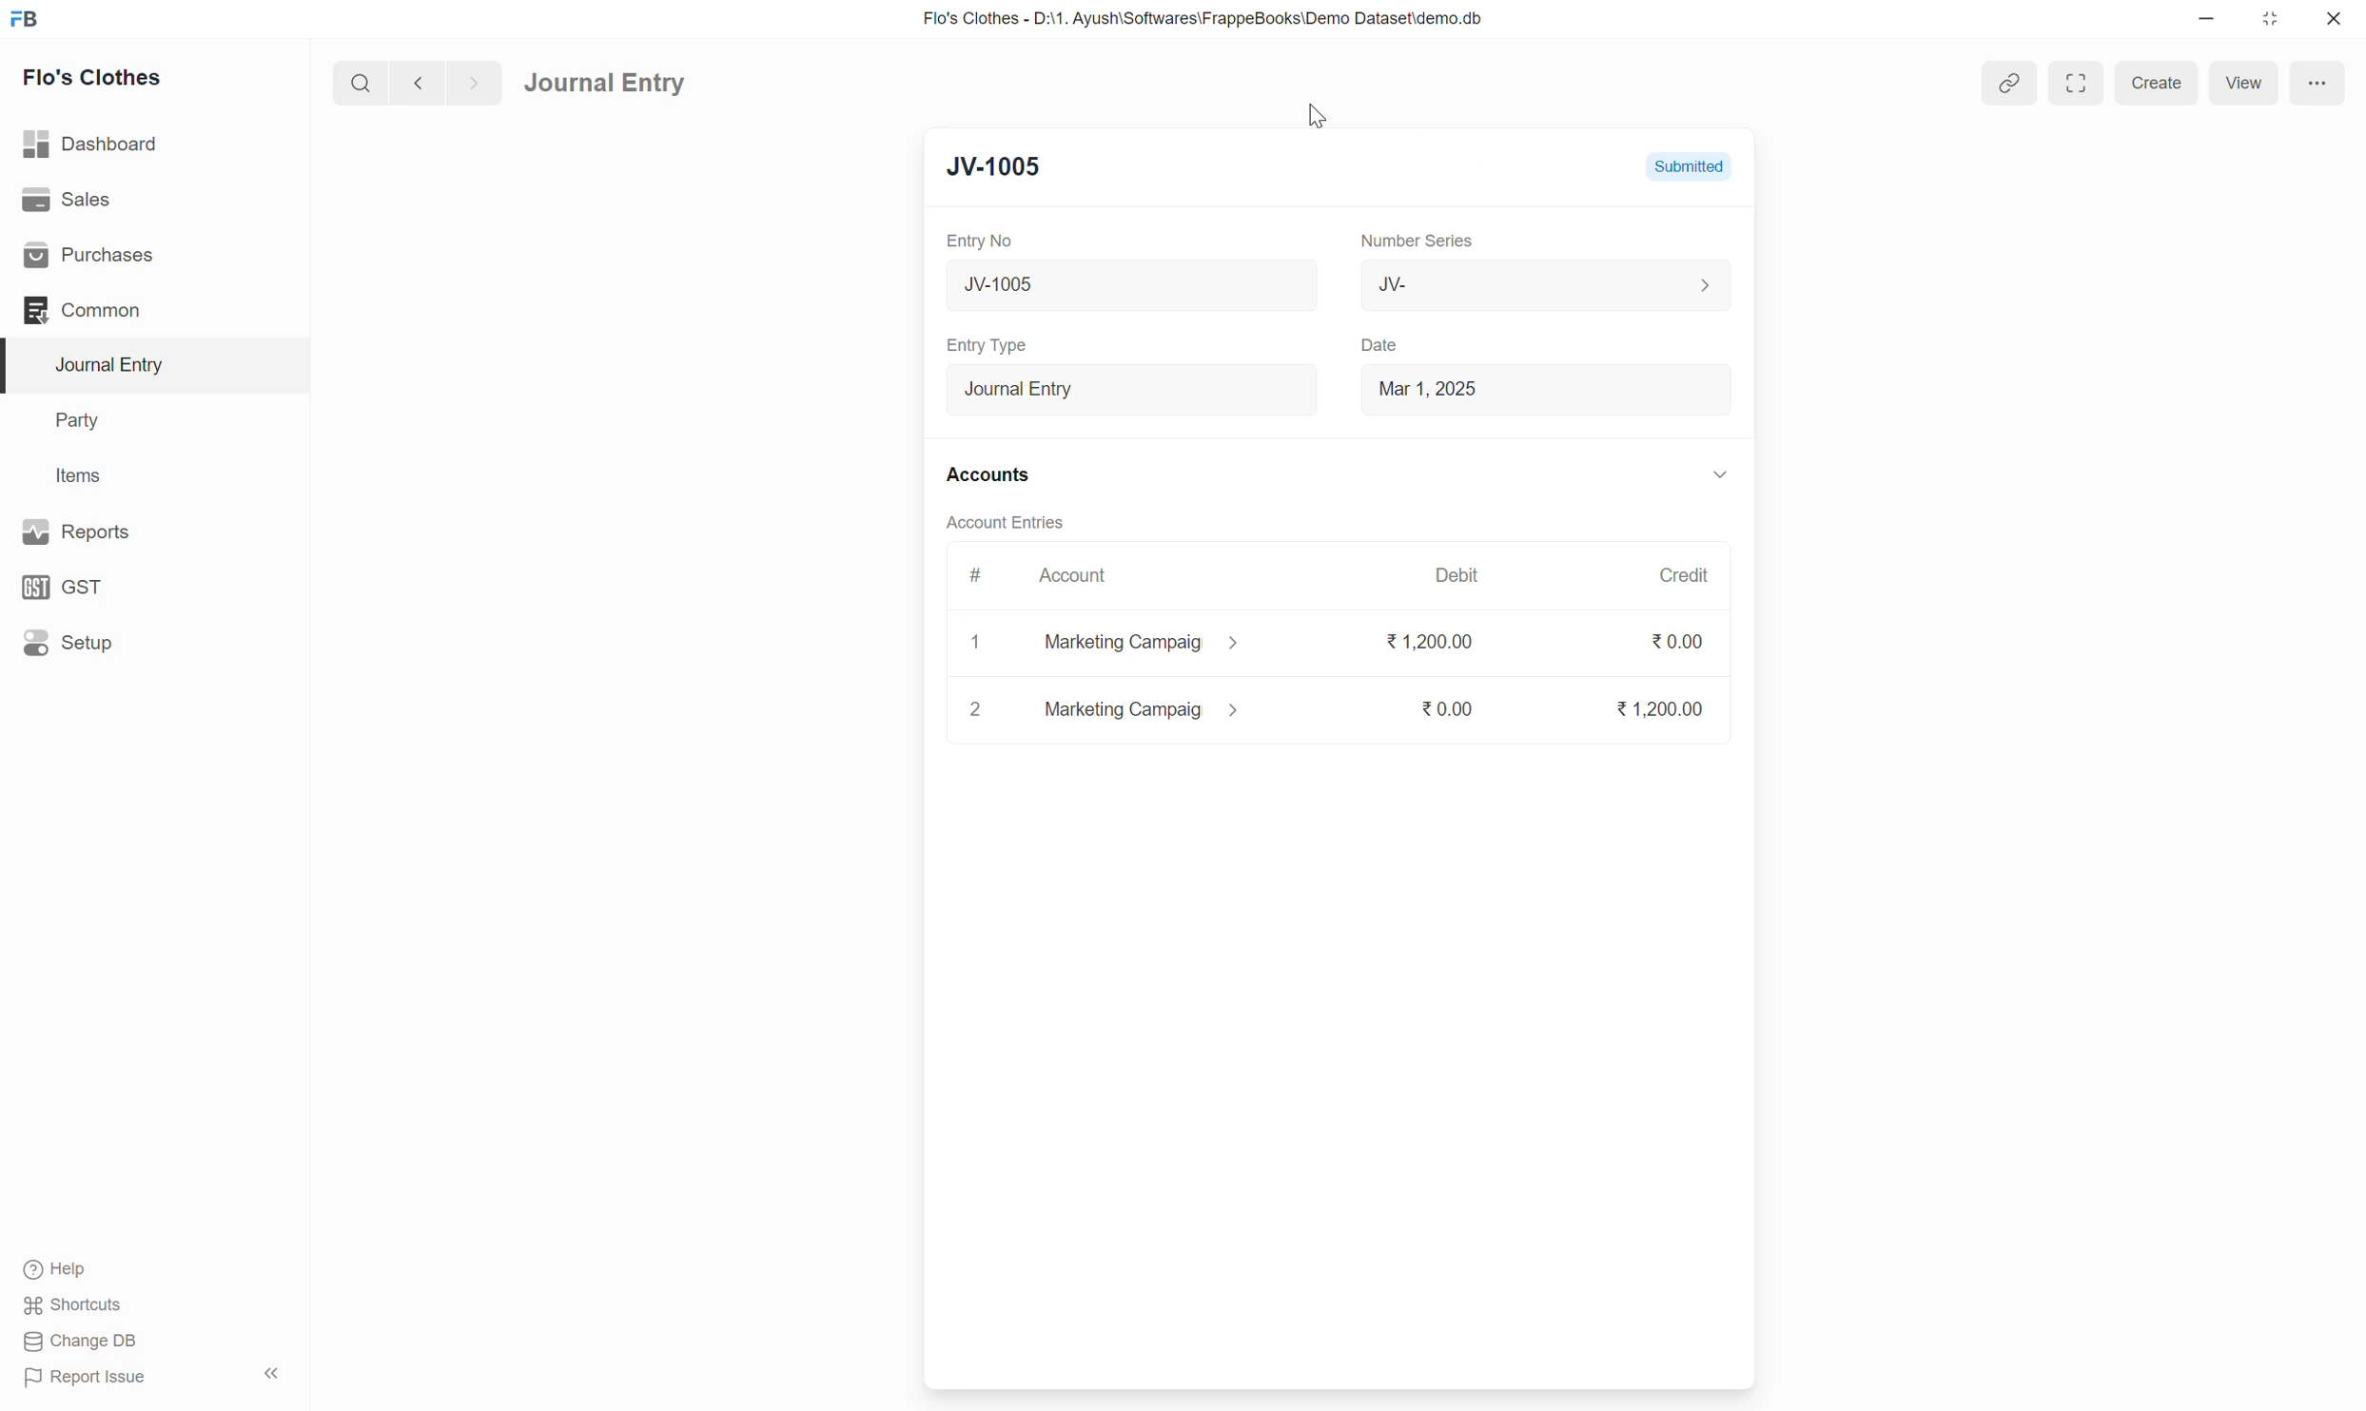  Describe the element at coordinates (991, 472) in the screenshot. I see `Accounts` at that location.